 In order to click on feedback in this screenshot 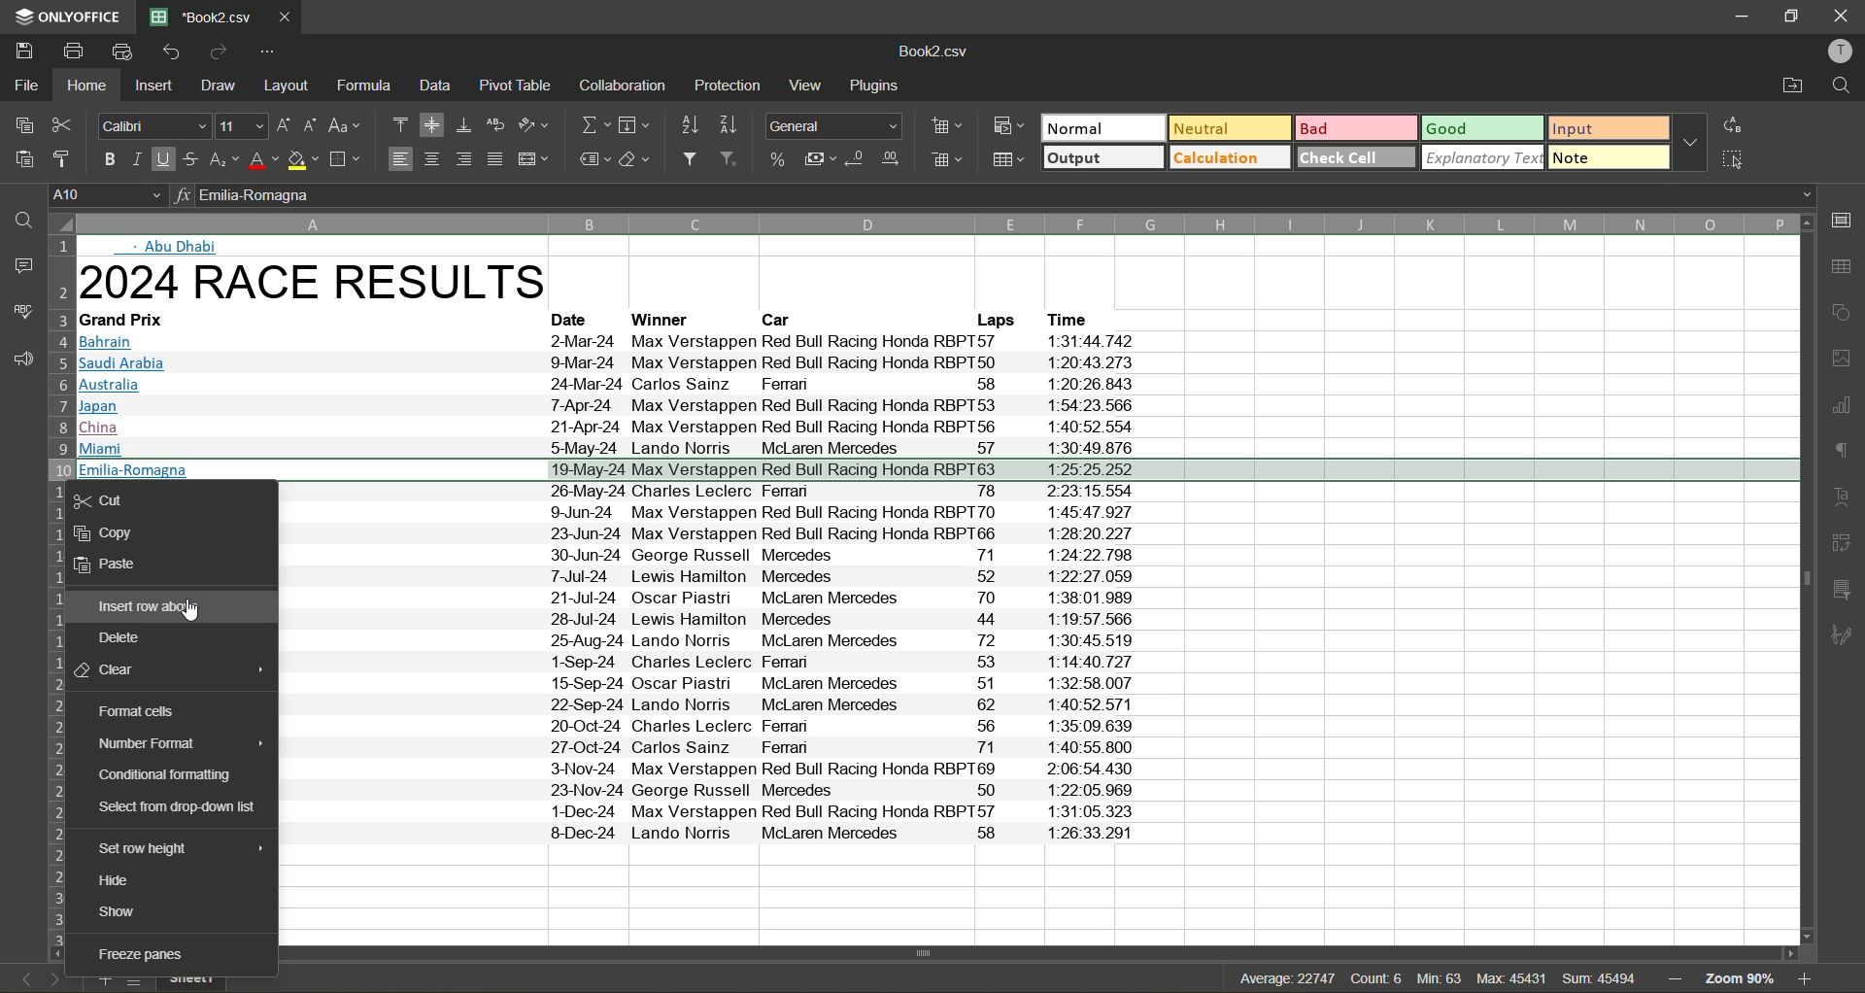, I will do `click(18, 358)`.